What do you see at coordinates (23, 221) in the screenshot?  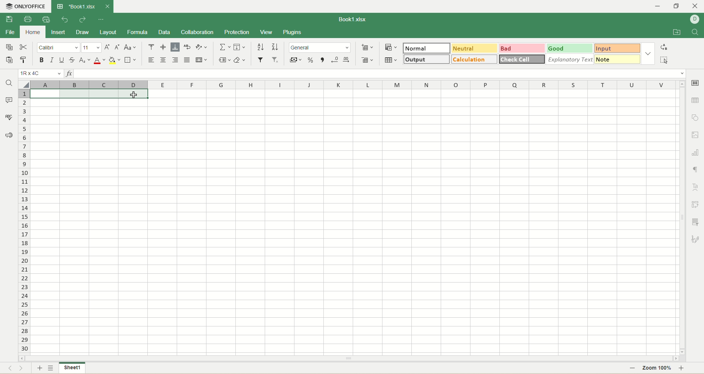 I see `row number` at bounding box center [23, 221].